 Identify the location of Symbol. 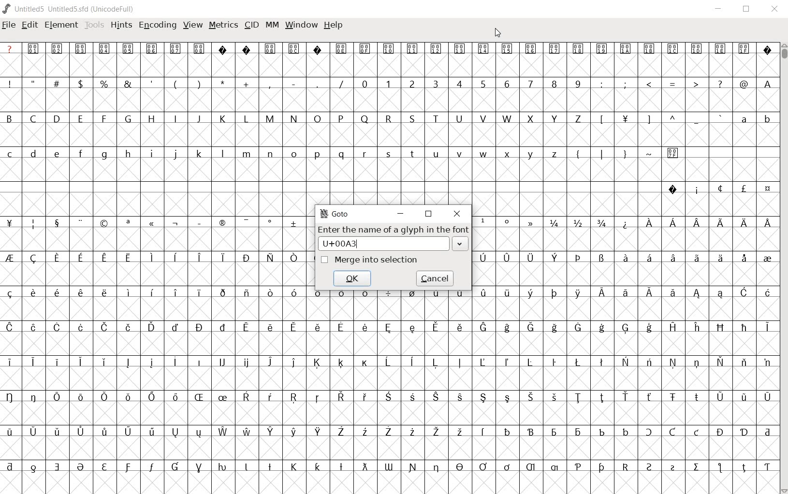
(602, 398).